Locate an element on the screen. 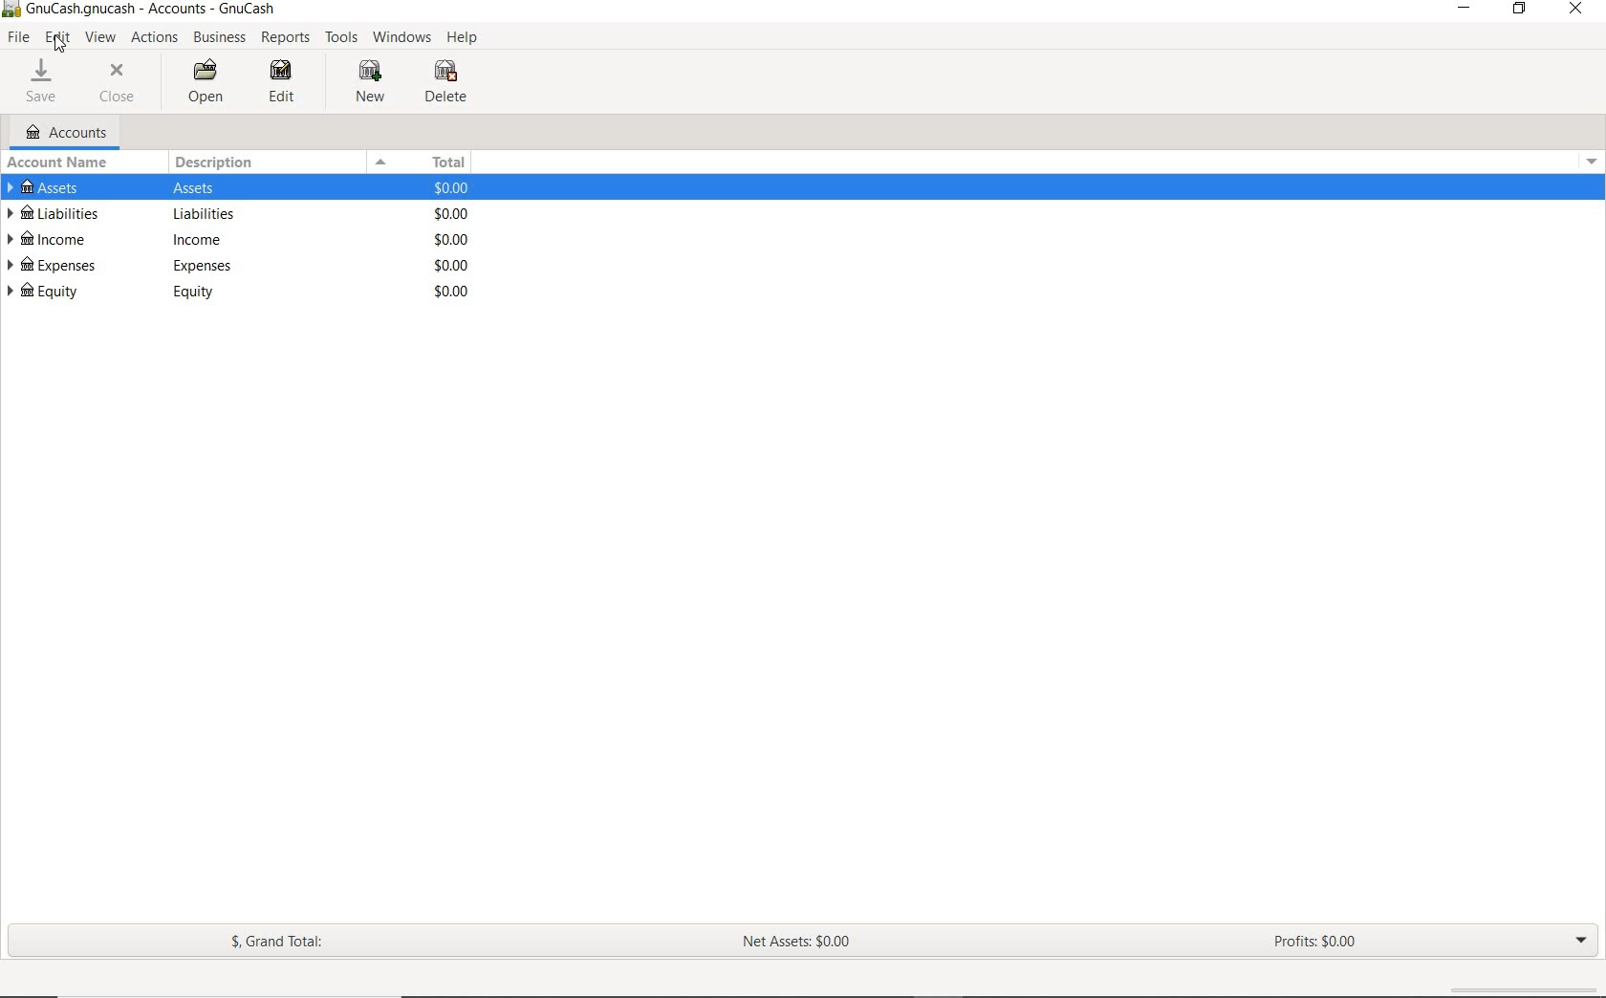  WINDOWS is located at coordinates (401, 38).